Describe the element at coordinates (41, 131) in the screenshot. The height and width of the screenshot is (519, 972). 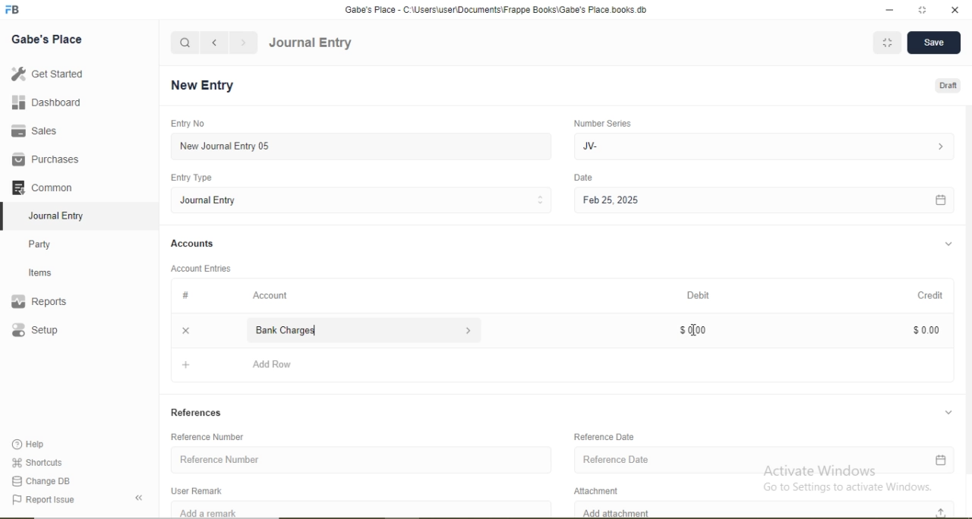
I see `Sales` at that location.